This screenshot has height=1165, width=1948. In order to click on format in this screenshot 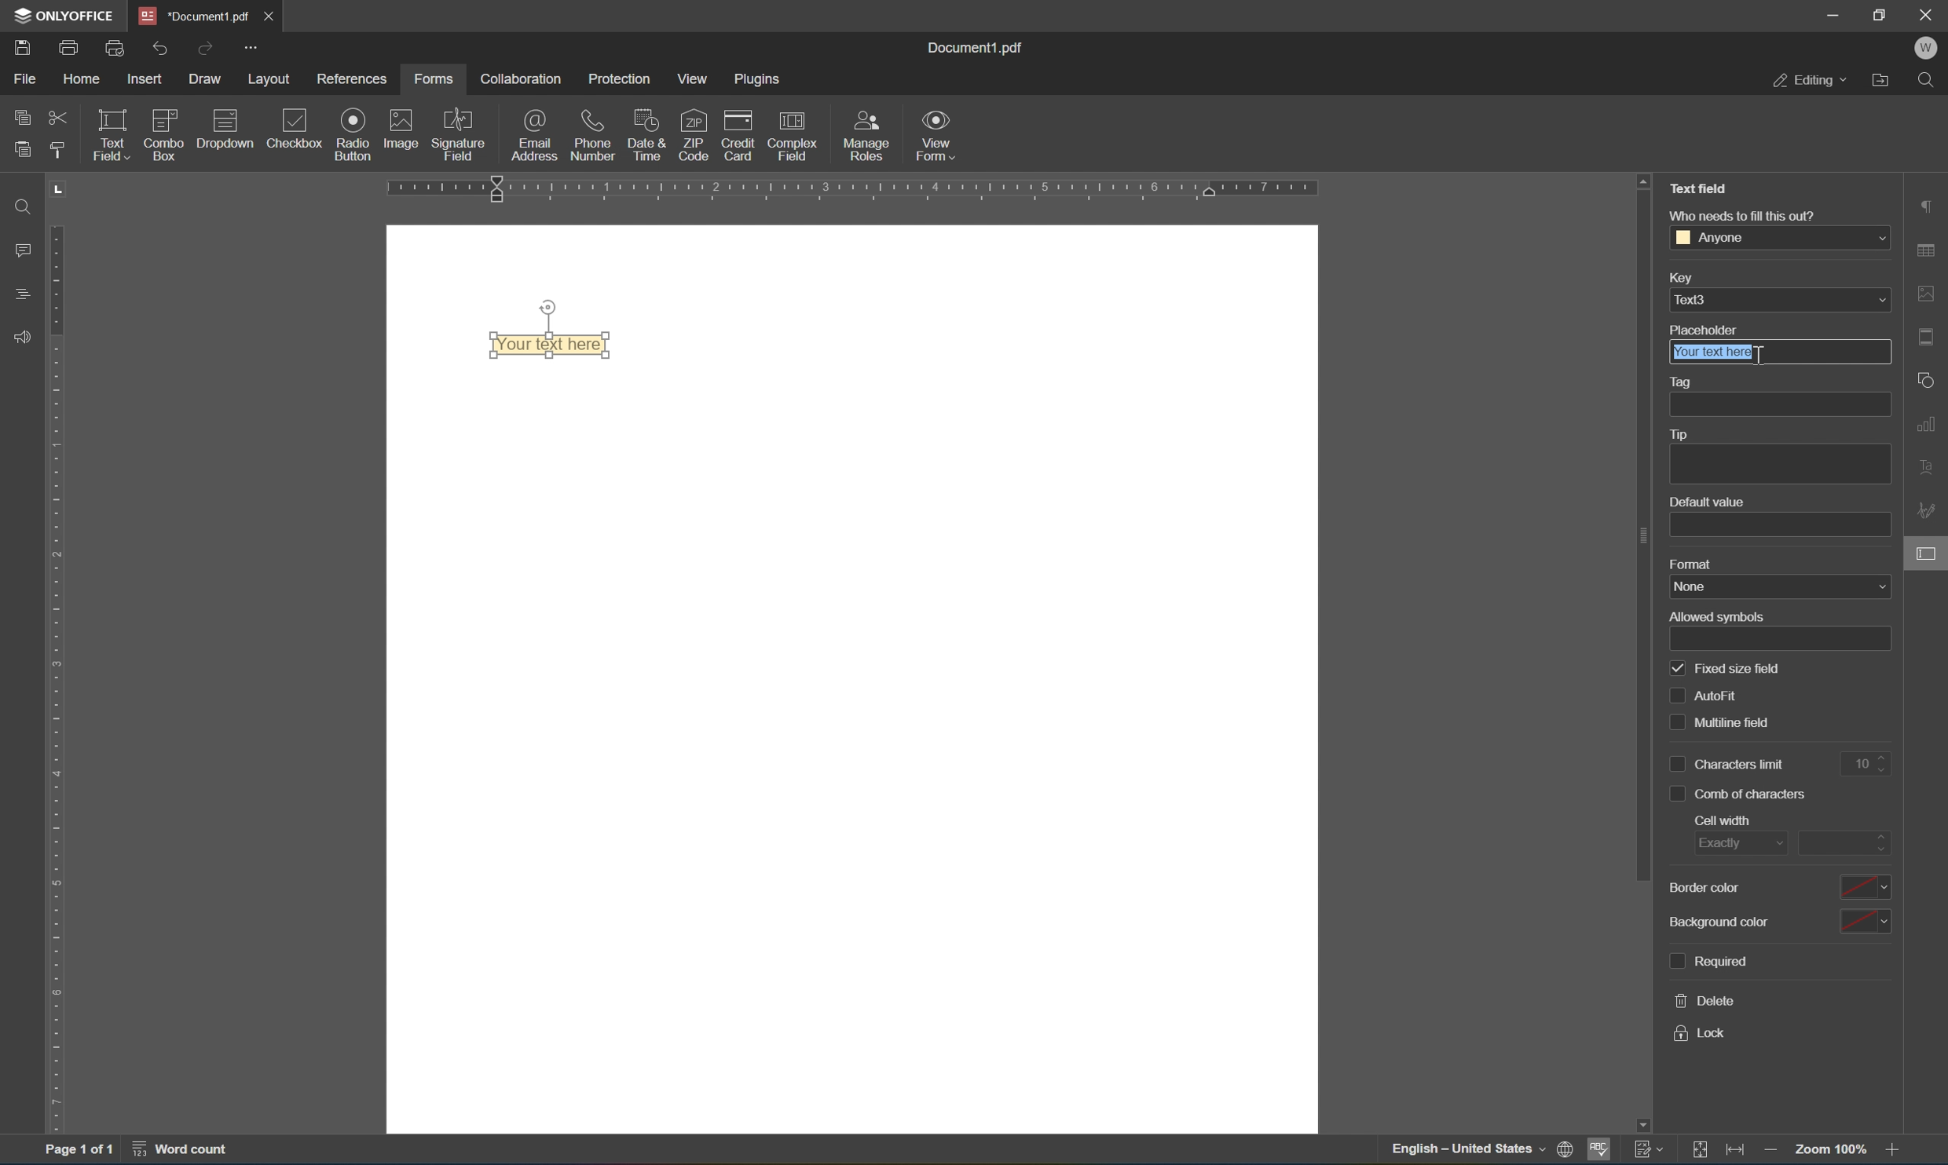, I will do `click(1697, 564)`.